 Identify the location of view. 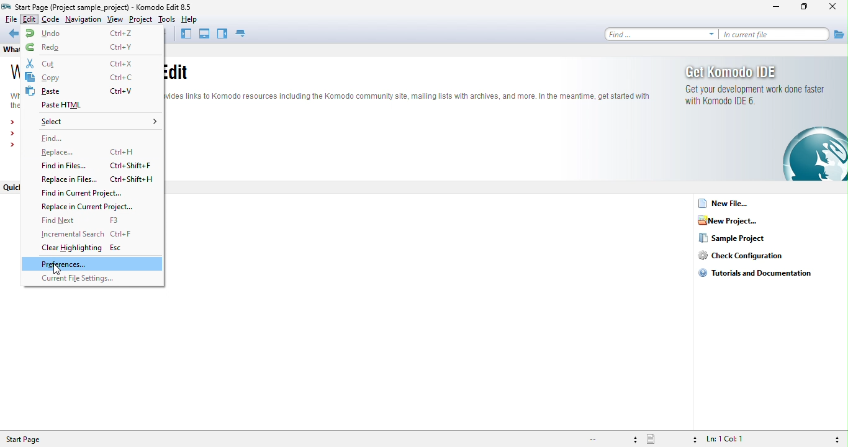
(115, 19).